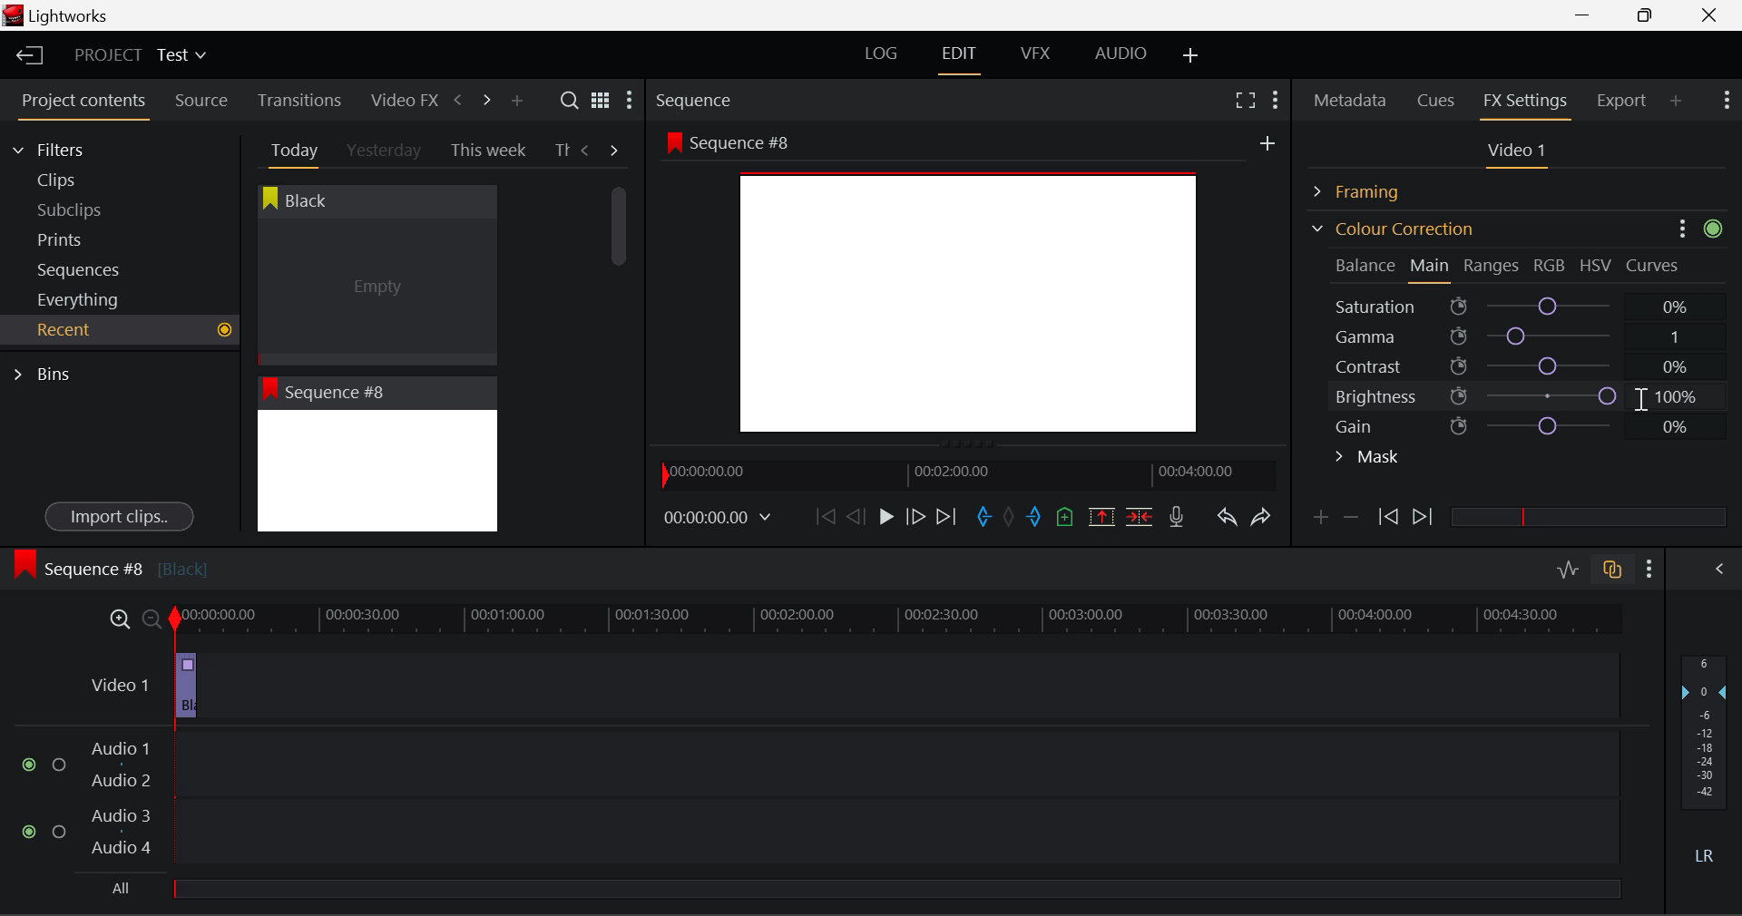  I want to click on Clip 2 Deleted, so click(838, 687).